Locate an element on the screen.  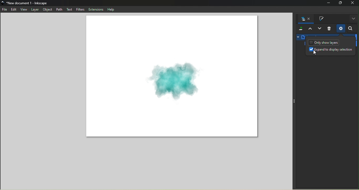
Filters is located at coordinates (80, 9).